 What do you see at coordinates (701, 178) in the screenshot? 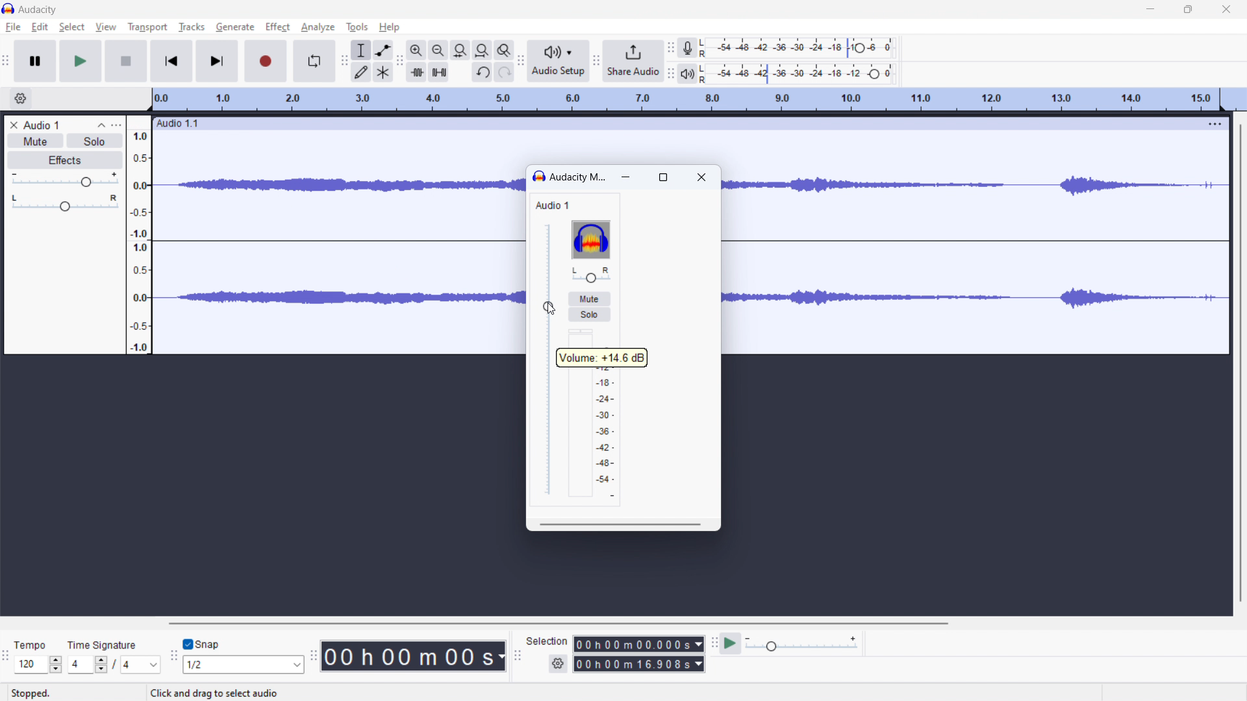
I see `close` at bounding box center [701, 178].